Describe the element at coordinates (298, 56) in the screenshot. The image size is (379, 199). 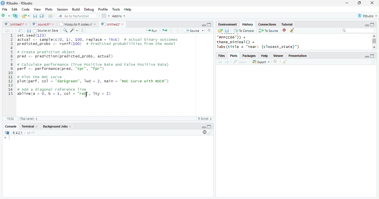
I see `Presentation` at that location.